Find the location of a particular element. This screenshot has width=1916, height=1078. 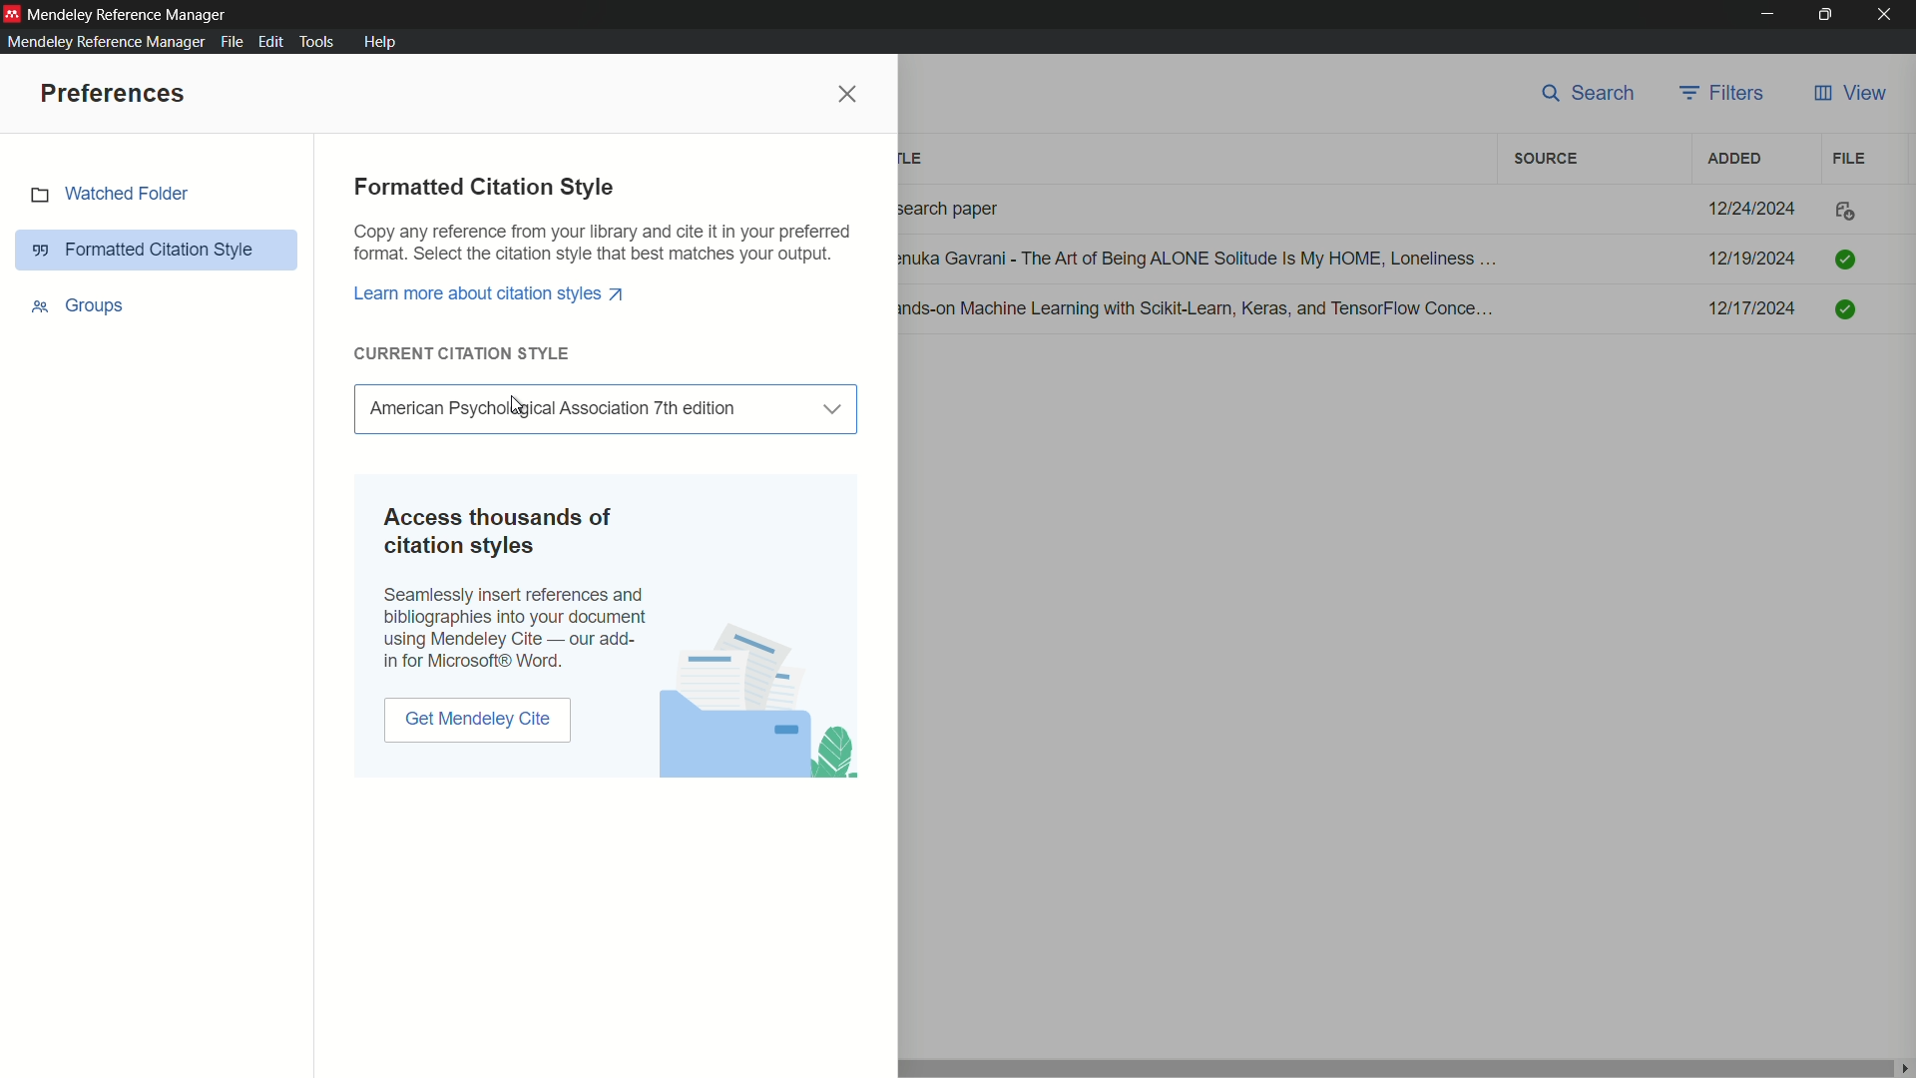

file is located at coordinates (1850, 158).